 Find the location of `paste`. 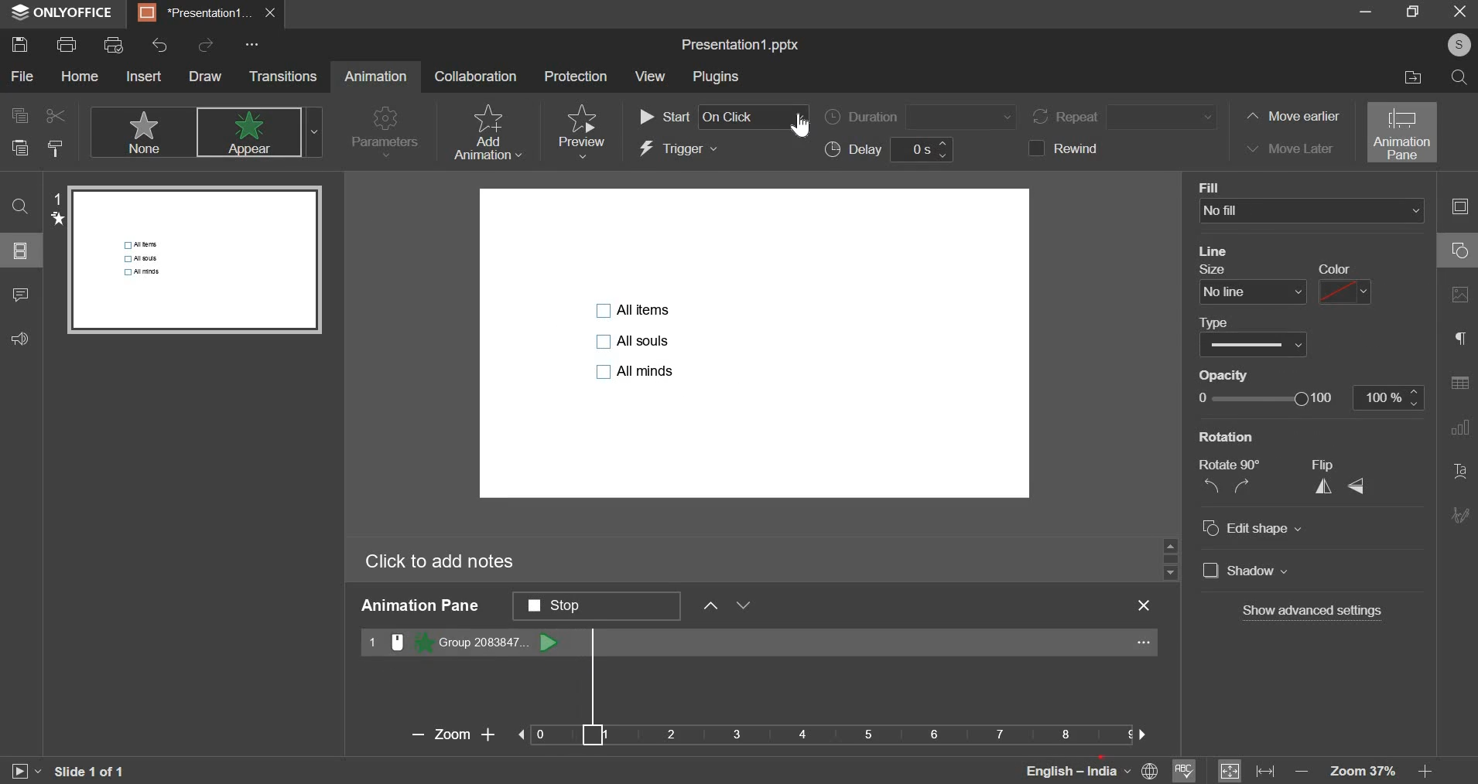

paste is located at coordinates (19, 149).